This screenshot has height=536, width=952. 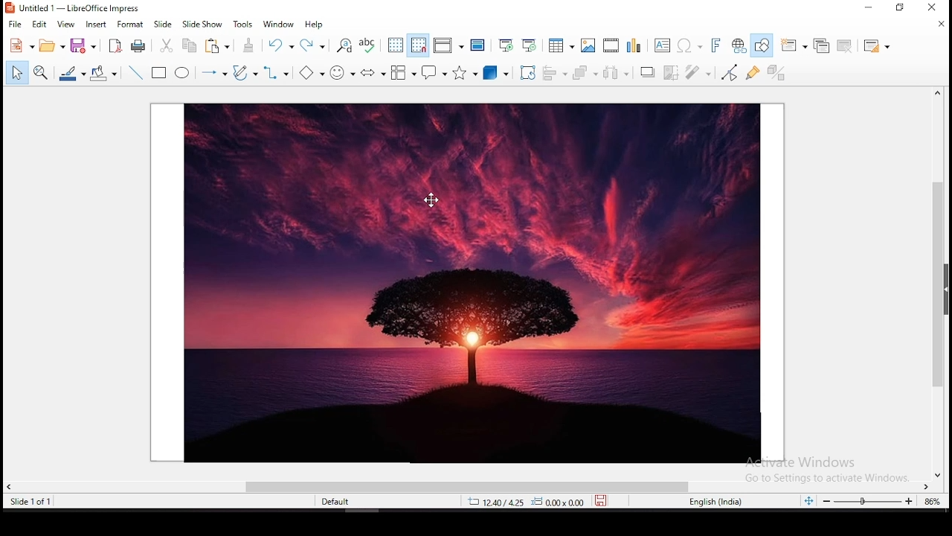 What do you see at coordinates (777, 71) in the screenshot?
I see `toggle extrusion` at bounding box center [777, 71].